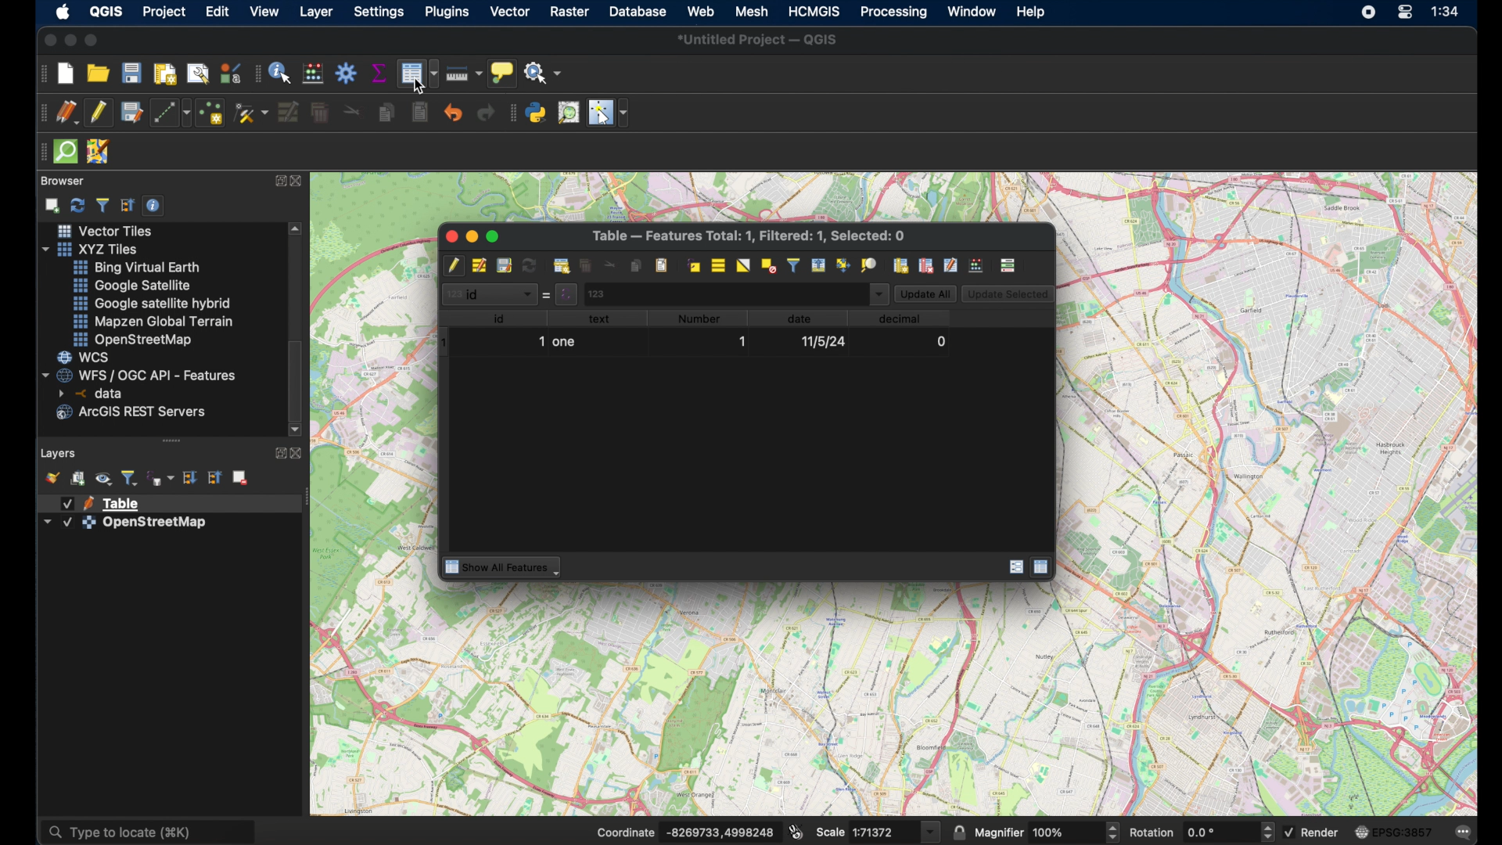  Describe the element at coordinates (104, 477) in the screenshot. I see `manage map theme` at that location.